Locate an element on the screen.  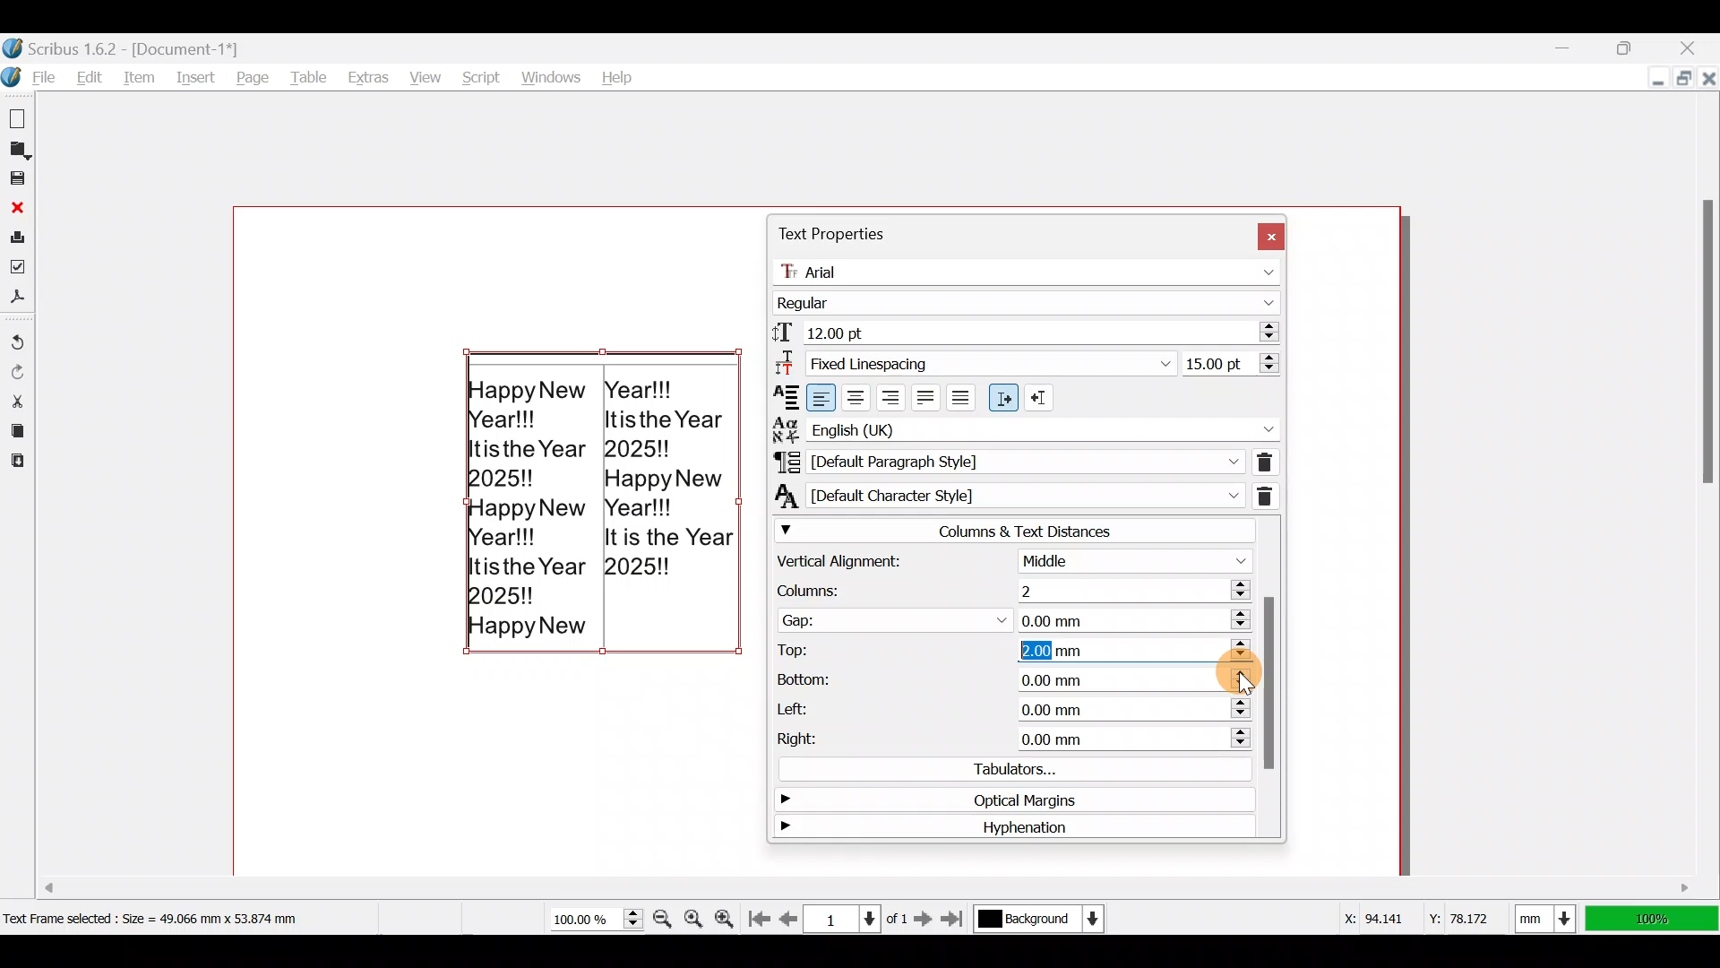
Document name is located at coordinates (125, 47).